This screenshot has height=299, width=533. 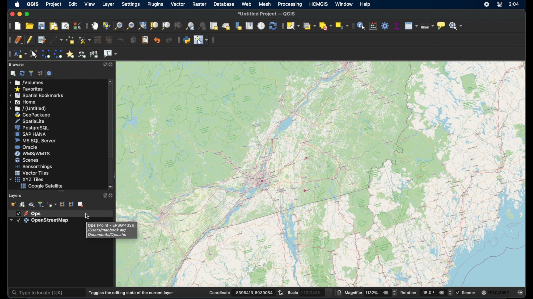 What do you see at coordinates (111, 122) in the screenshot?
I see `scroll box` at bounding box center [111, 122].